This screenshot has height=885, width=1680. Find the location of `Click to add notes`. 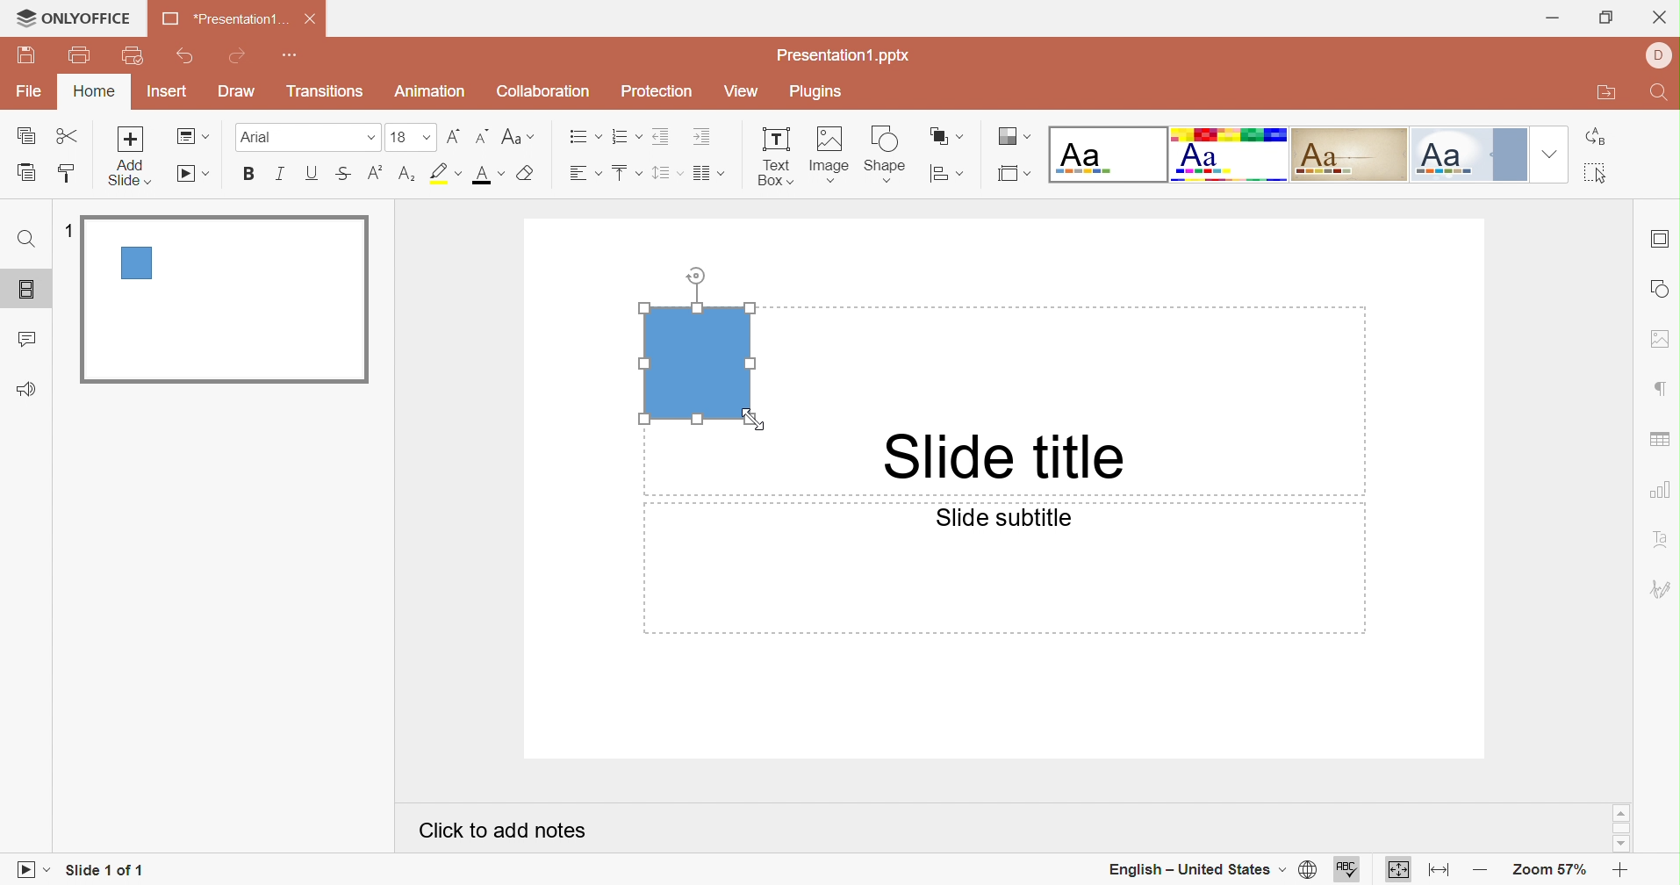

Click to add notes is located at coordinates (502, 831).